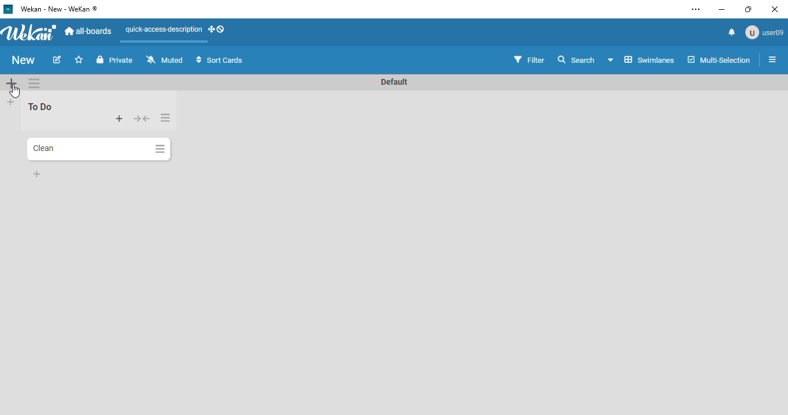  Describe the element at coordinates (9, 9) in the screenshot. I see `logo` at that location.